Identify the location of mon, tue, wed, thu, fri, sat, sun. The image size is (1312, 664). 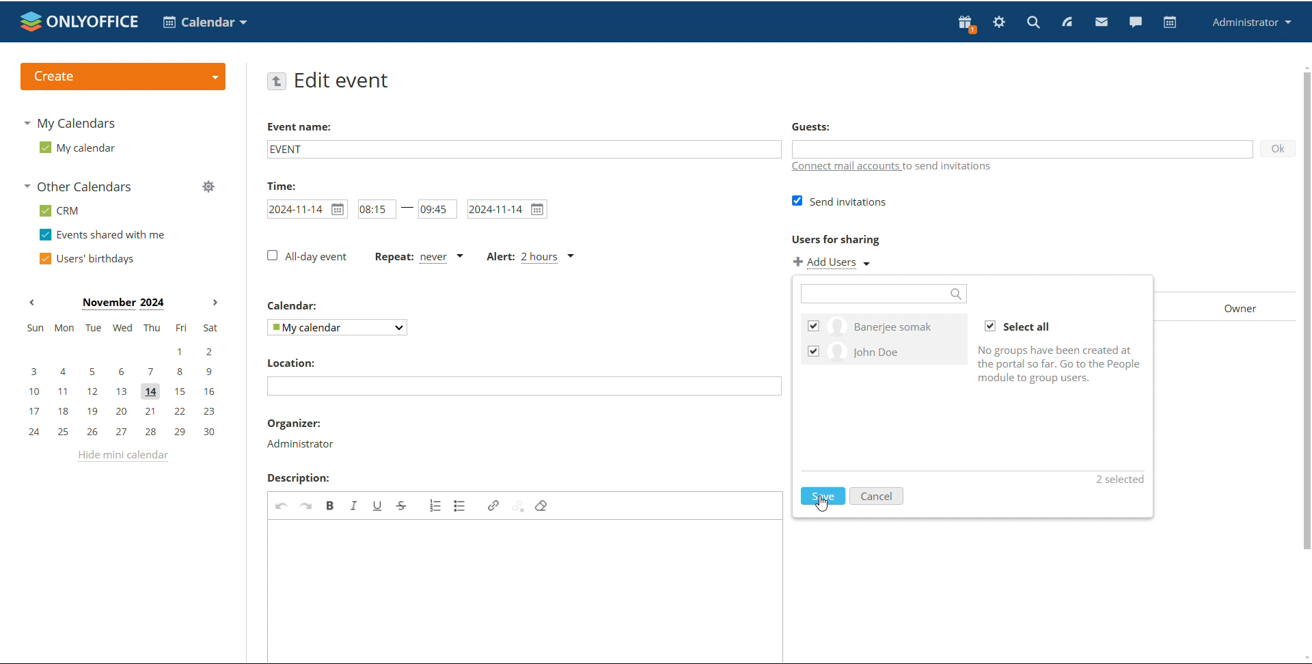
(122, 327).